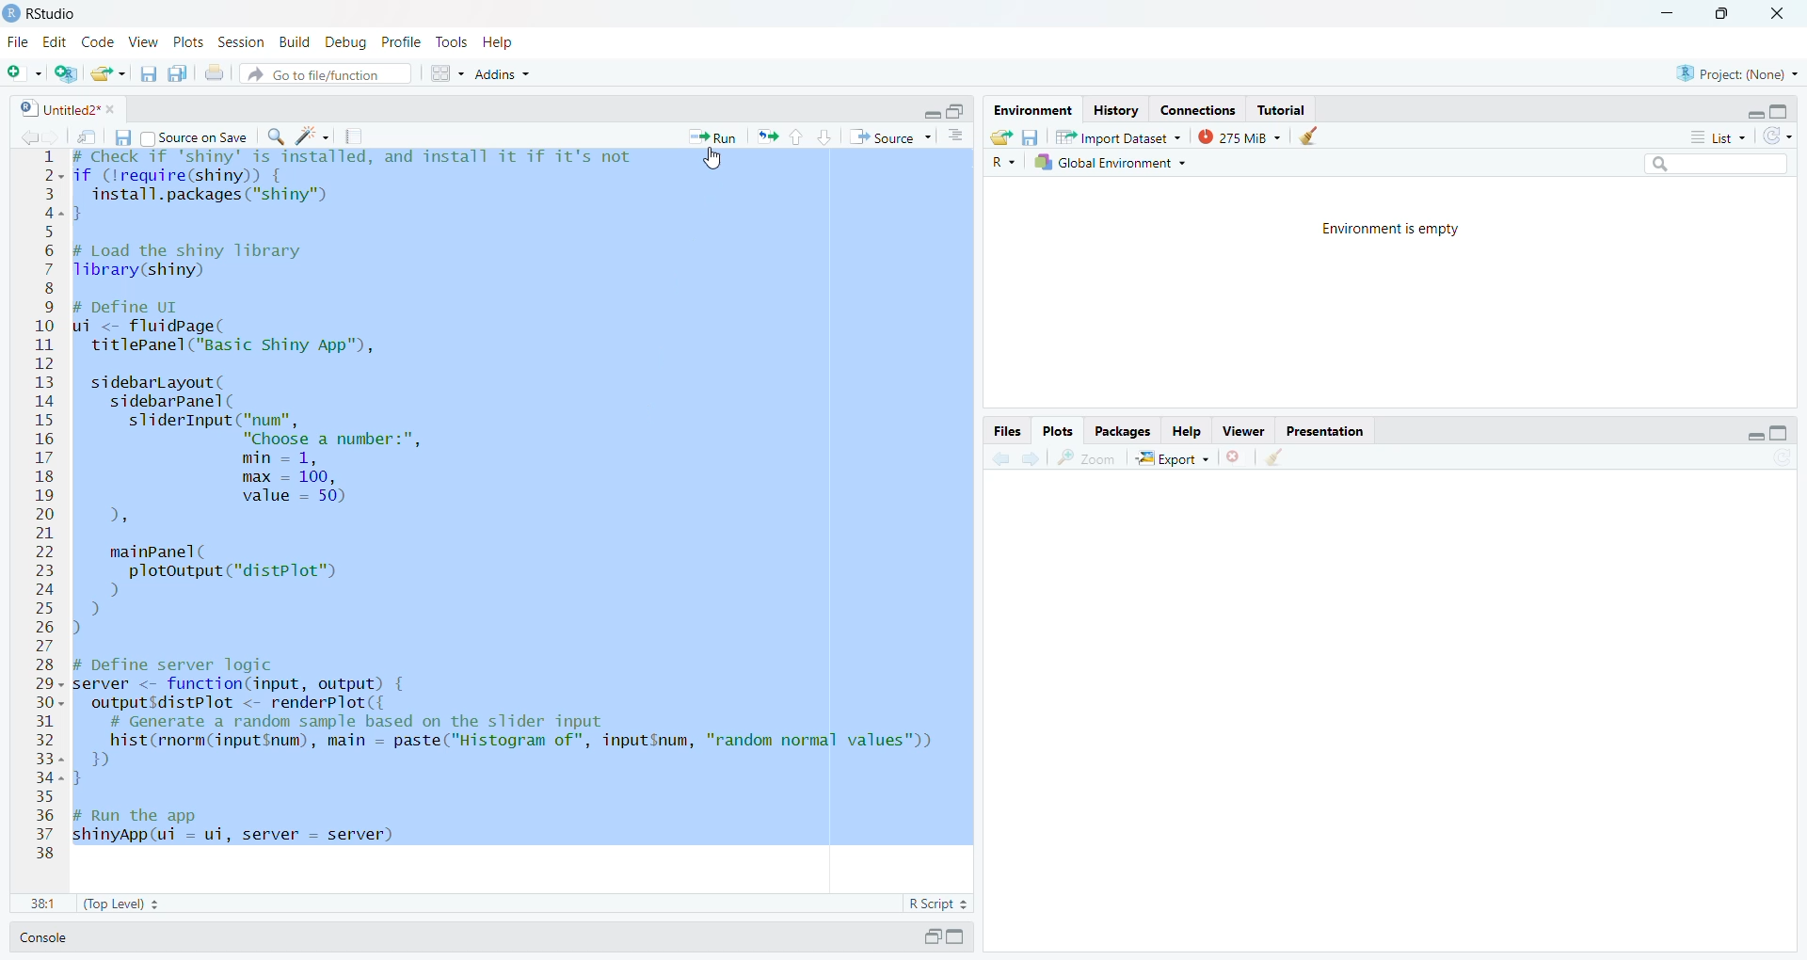 The width and height of the screenshot is (1807, 960). I want to click on minimize, so click(1667, 13).